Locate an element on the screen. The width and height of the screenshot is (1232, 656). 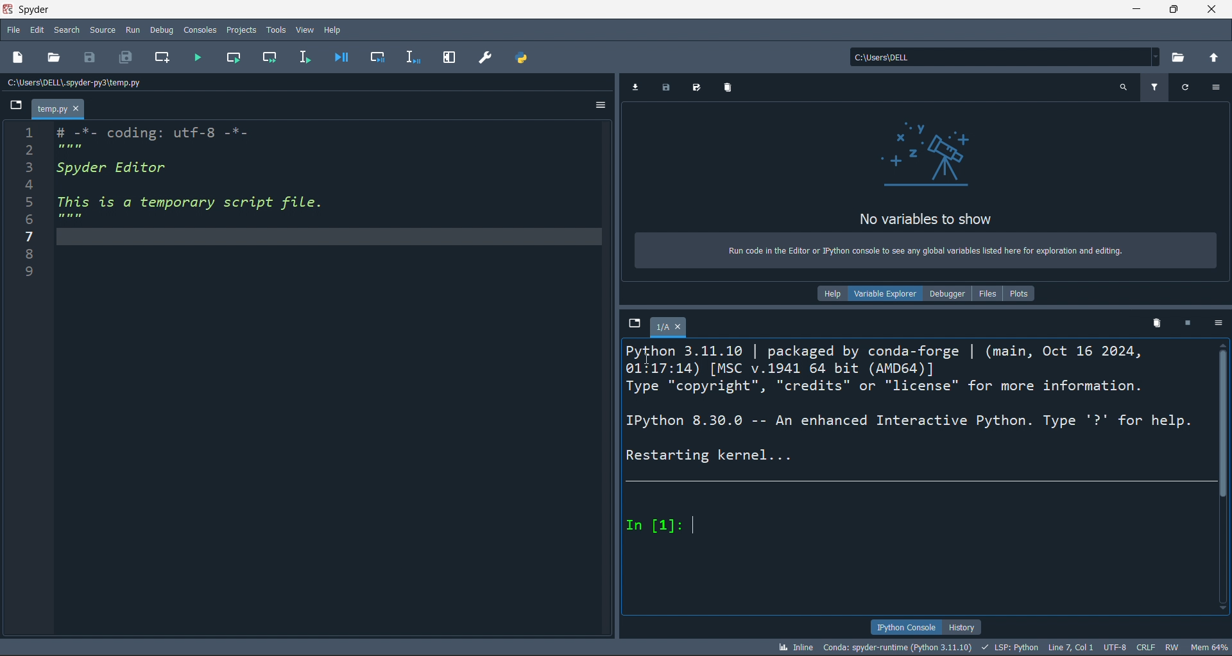
run cell is located at coordinates (234, 58).